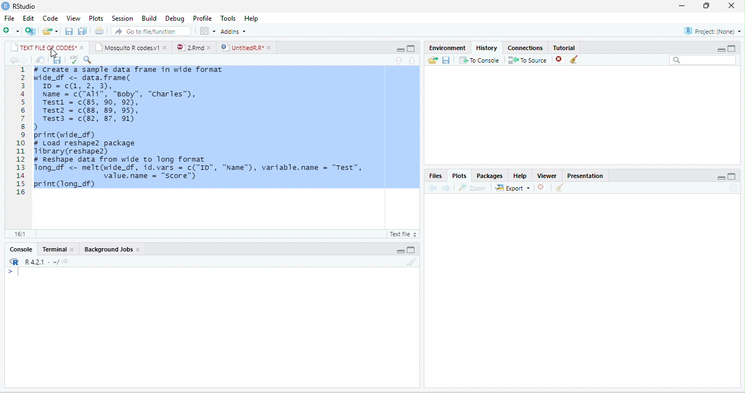 The width and height of the screenshot is (745, 393). I want to click on Project(None), so click(712, 31).